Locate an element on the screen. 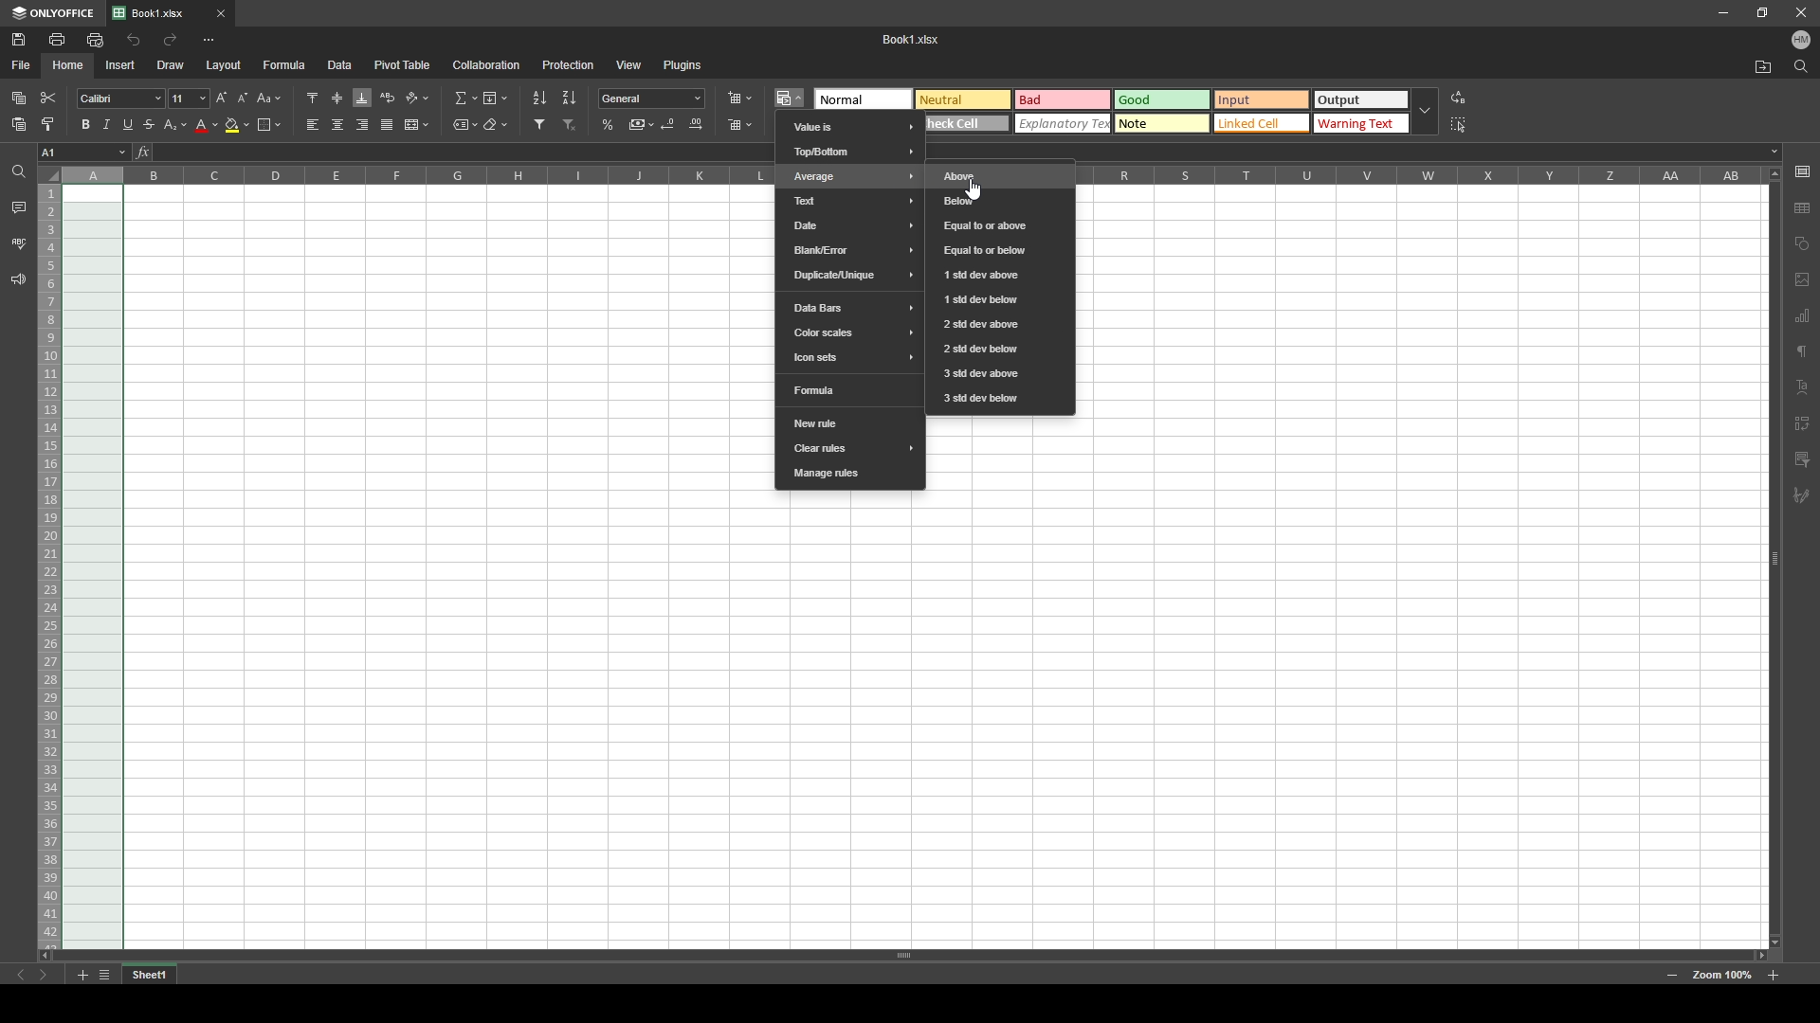  paste is located at coordinates (19, 125).